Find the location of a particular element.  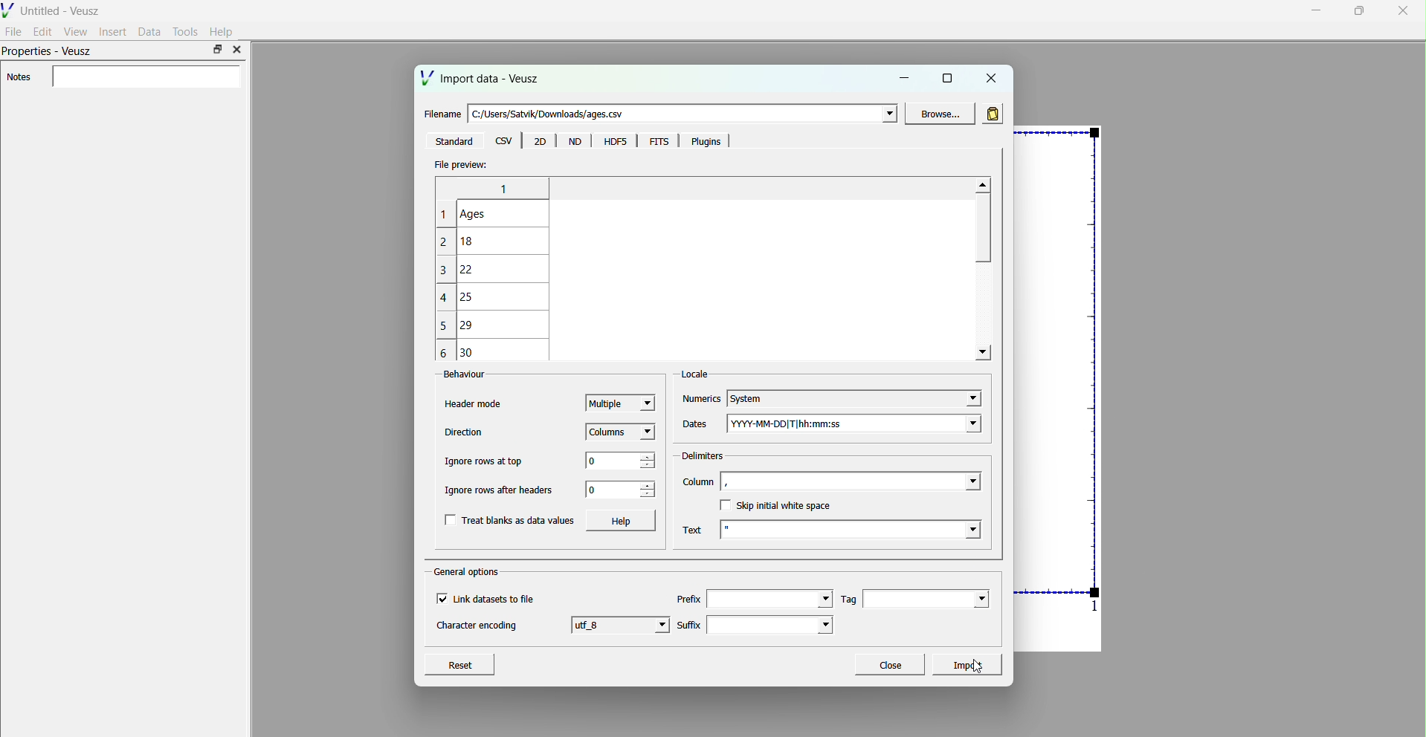

HDF5 is located at coordinates (614, 142).